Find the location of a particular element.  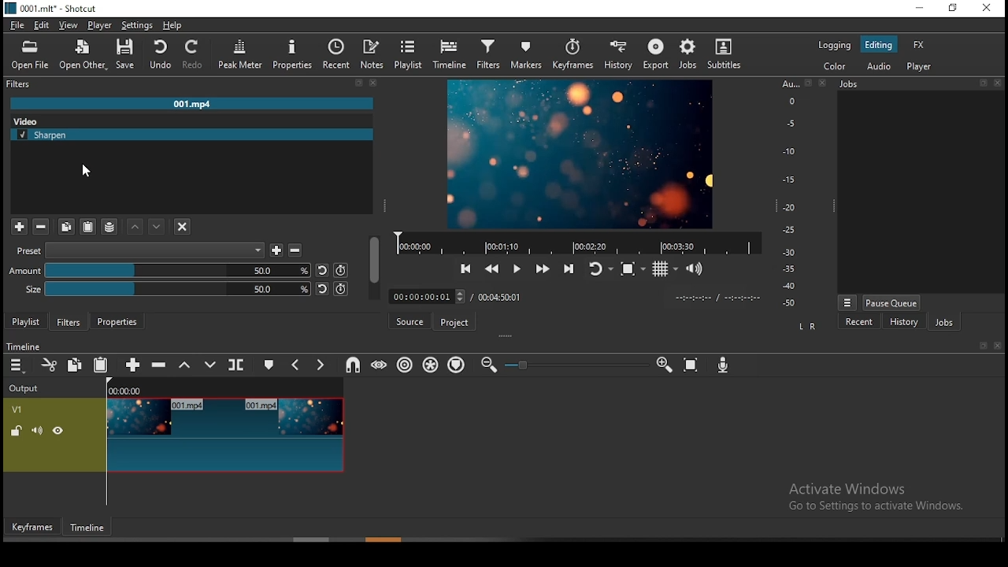

notes is located at coordinates (374, 54).